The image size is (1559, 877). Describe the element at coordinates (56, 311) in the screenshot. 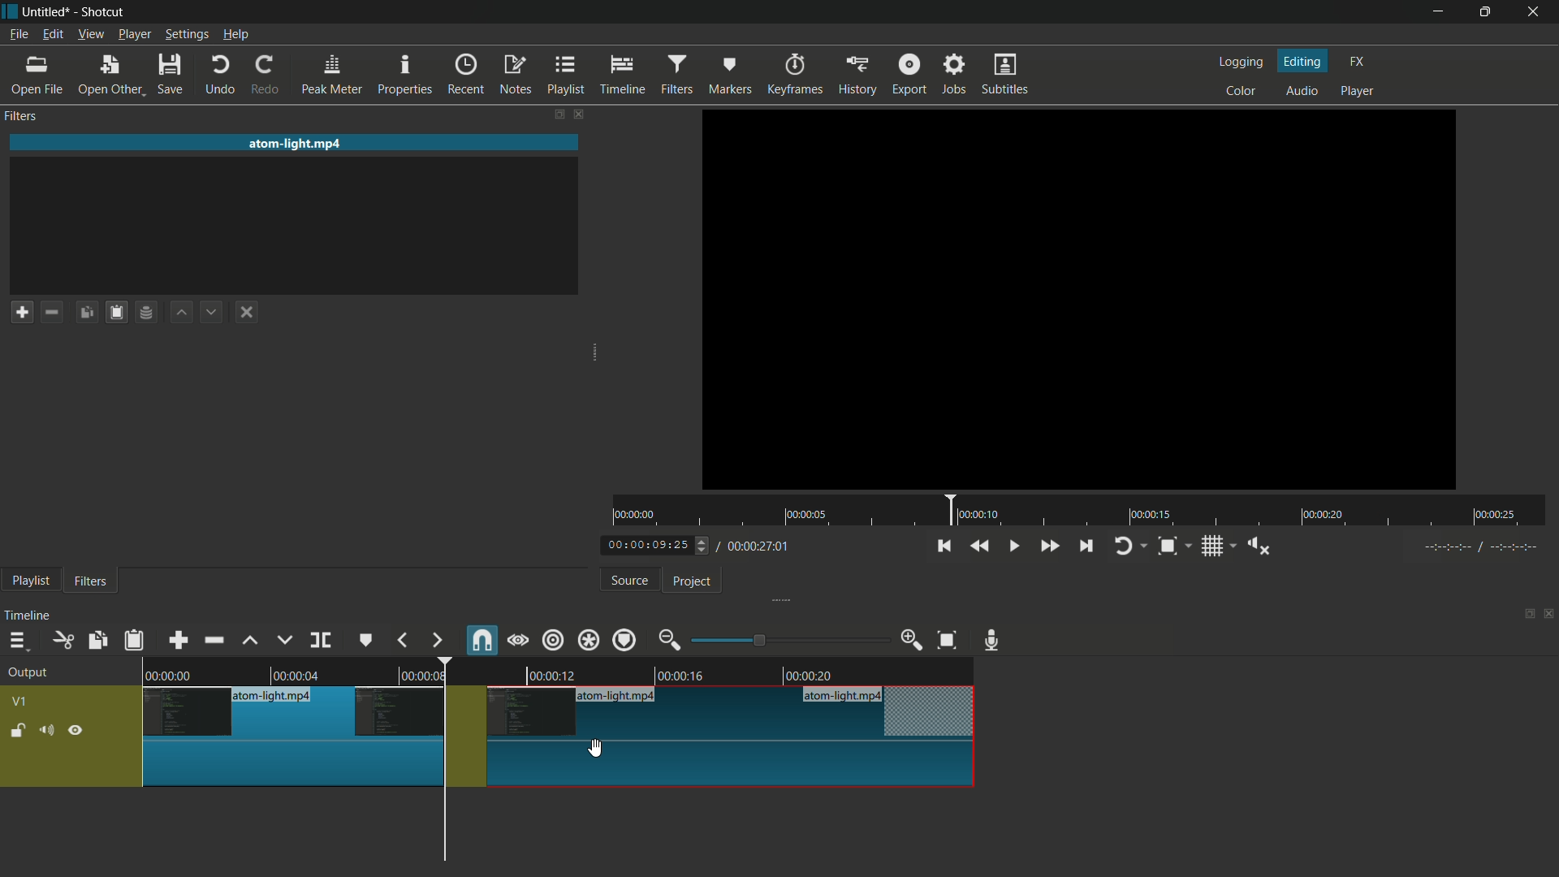

I see `remove a filter` at that location.